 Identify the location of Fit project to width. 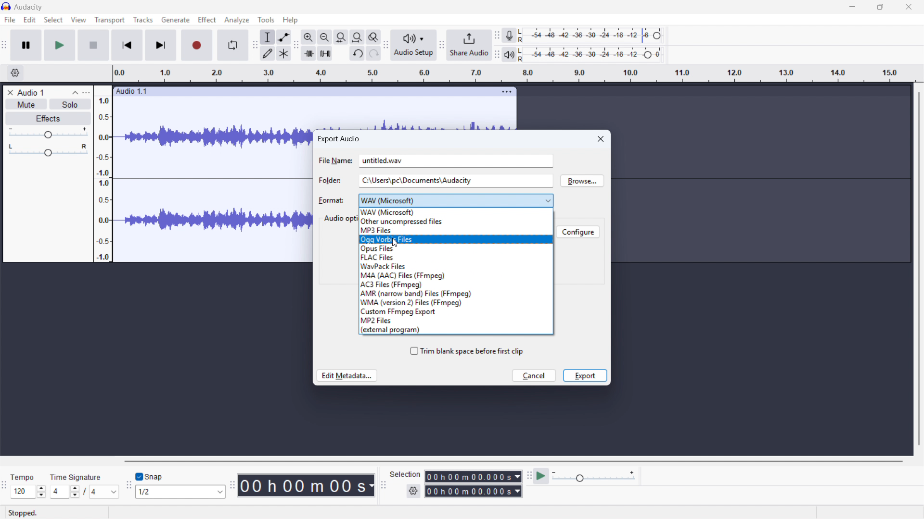
(358, 37).